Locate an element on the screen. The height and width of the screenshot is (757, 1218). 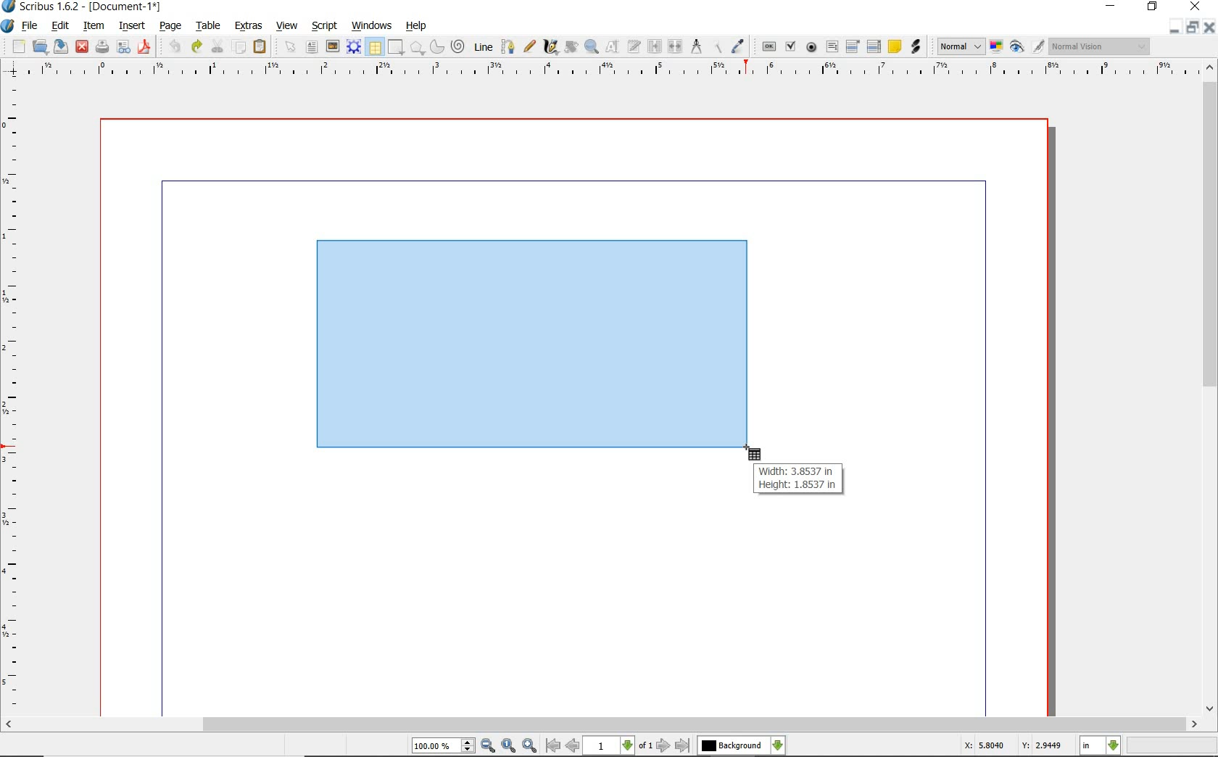
Width: 3.8537 in Height: 1.8537 in is located at coordinates (798, 478).